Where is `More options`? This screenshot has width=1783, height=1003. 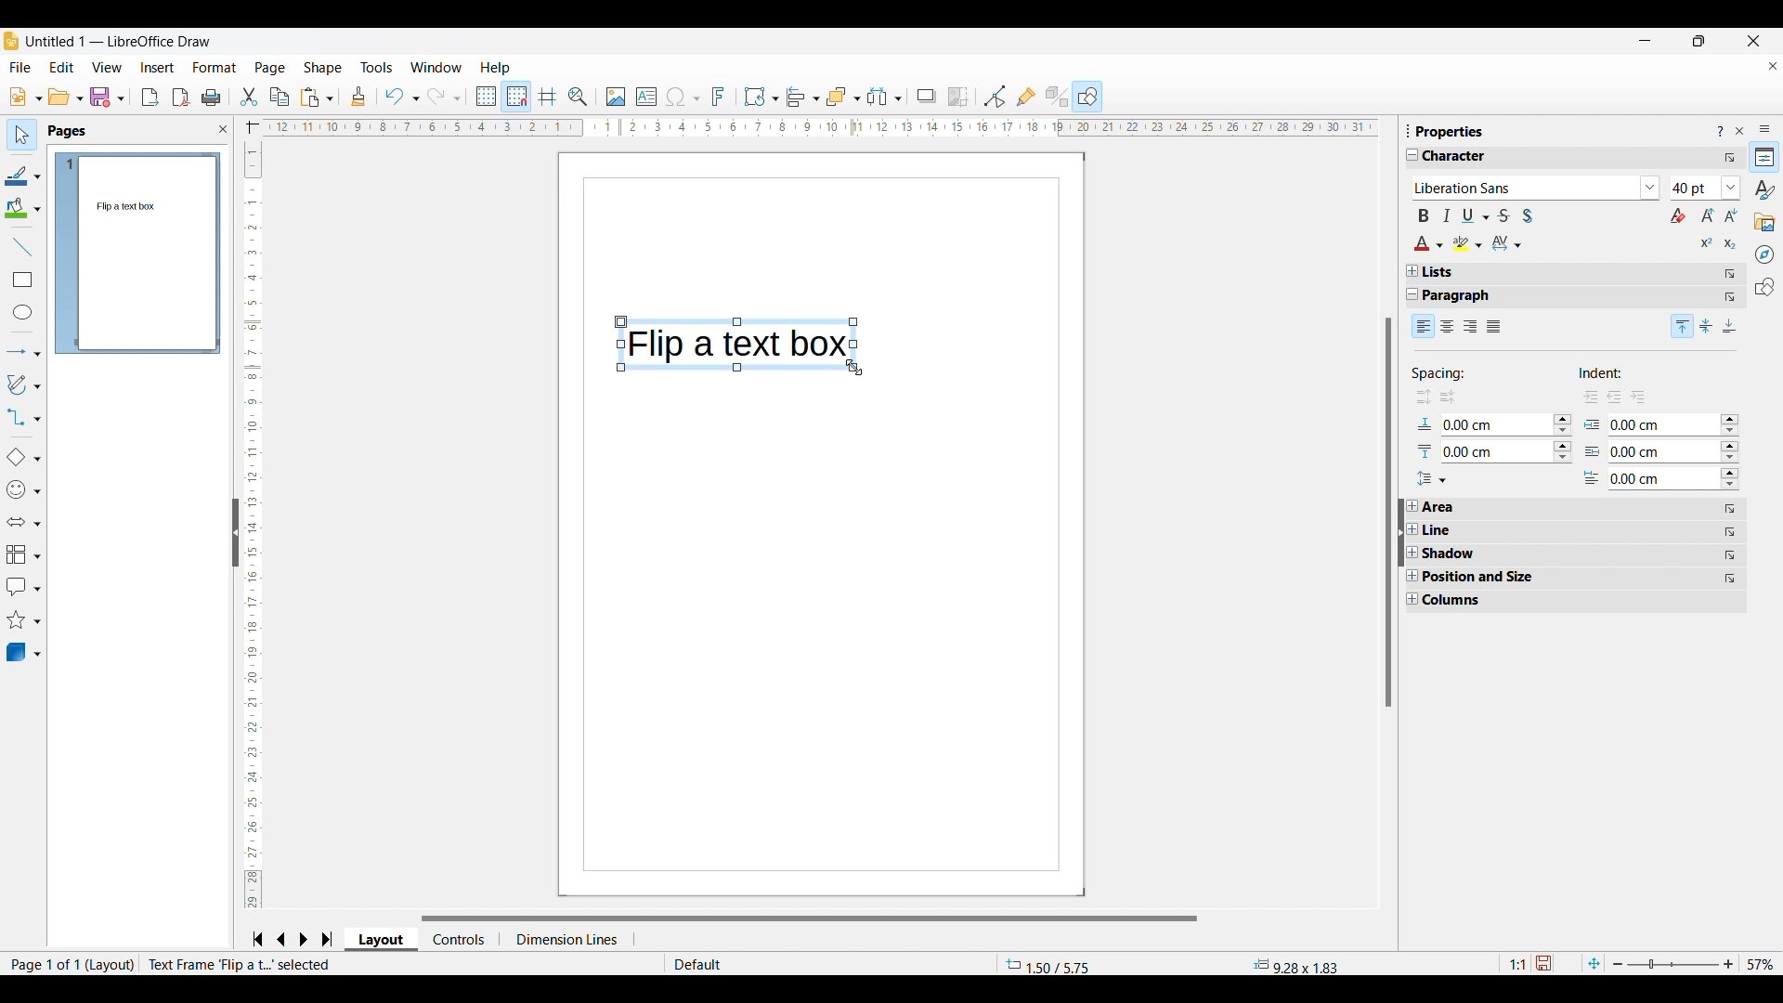 More options is located at coordinates (1730, 158).